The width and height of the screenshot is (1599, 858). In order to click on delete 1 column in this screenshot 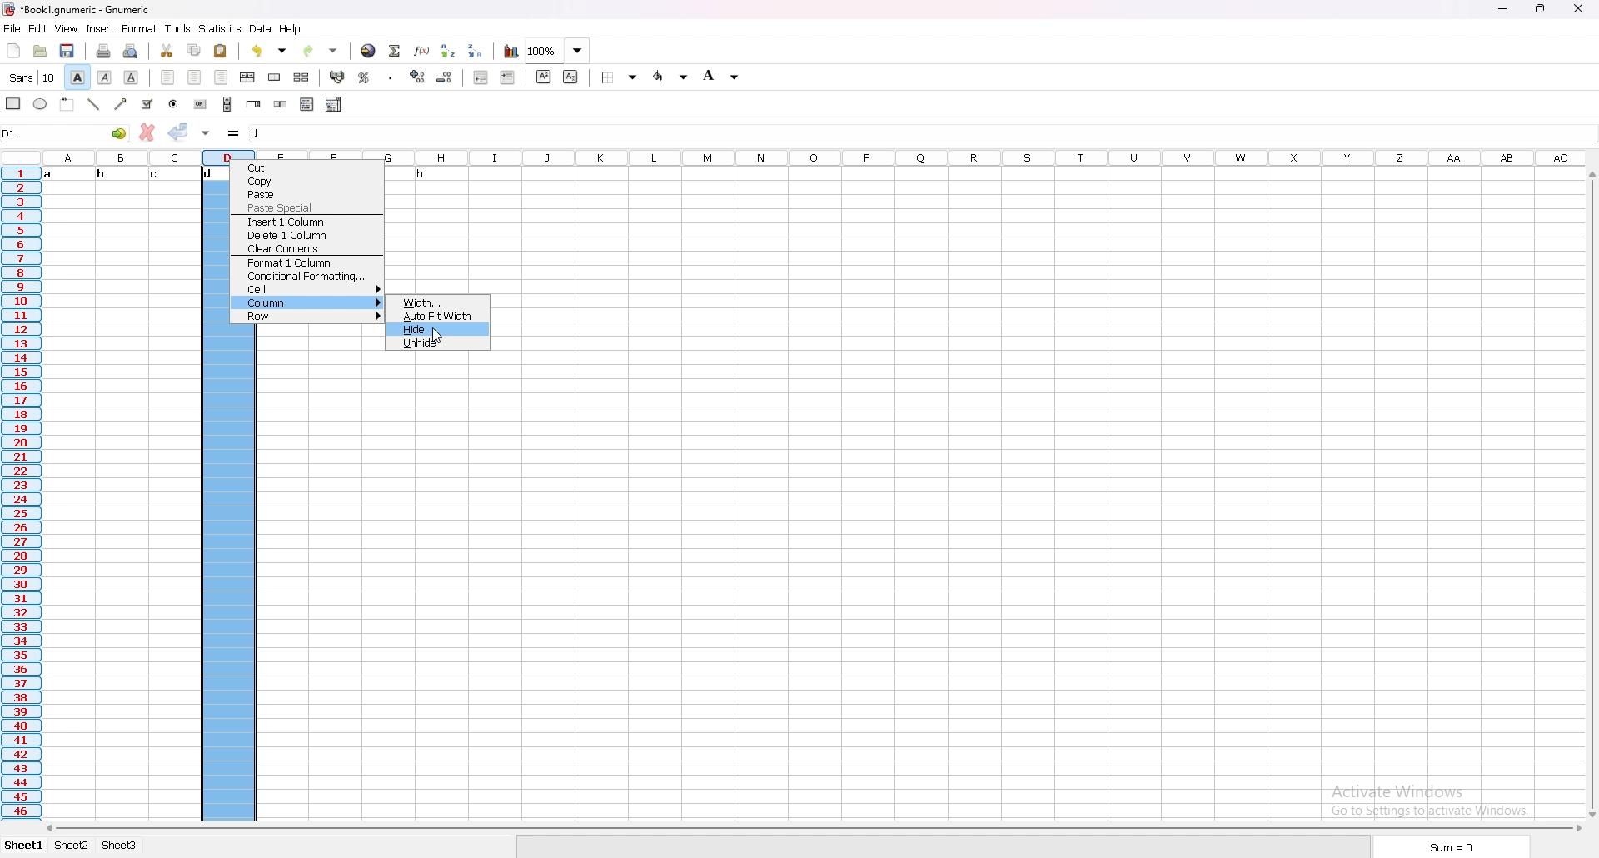, I will do `click(308, 235)`.